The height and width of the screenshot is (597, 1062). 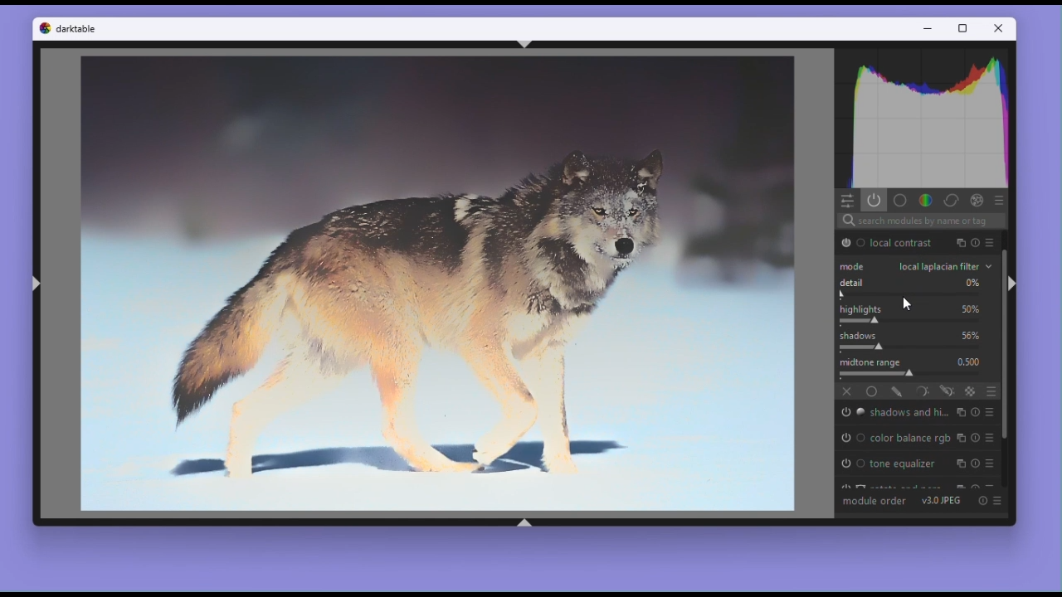 I want to click on Highlights, so click(x=919, y=315).